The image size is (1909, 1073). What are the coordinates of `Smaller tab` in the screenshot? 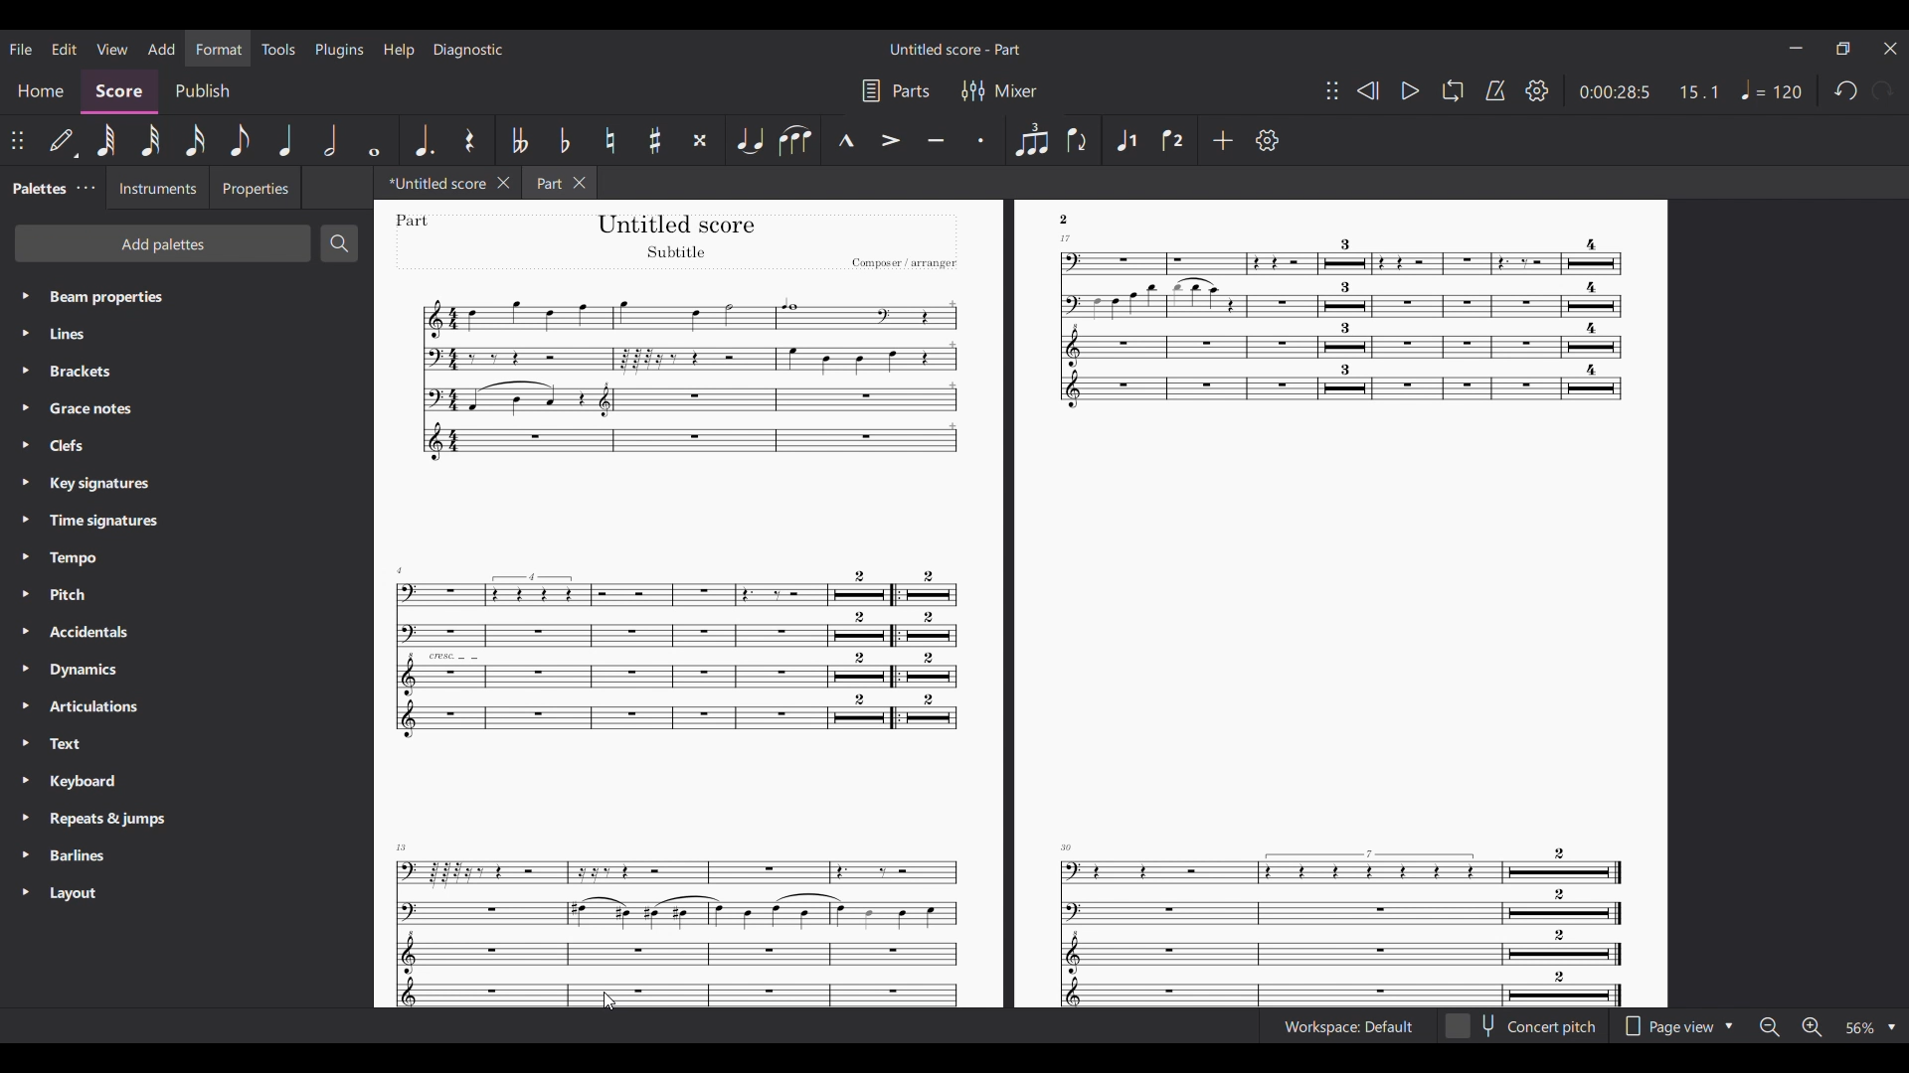 It's located at (1842, 49).